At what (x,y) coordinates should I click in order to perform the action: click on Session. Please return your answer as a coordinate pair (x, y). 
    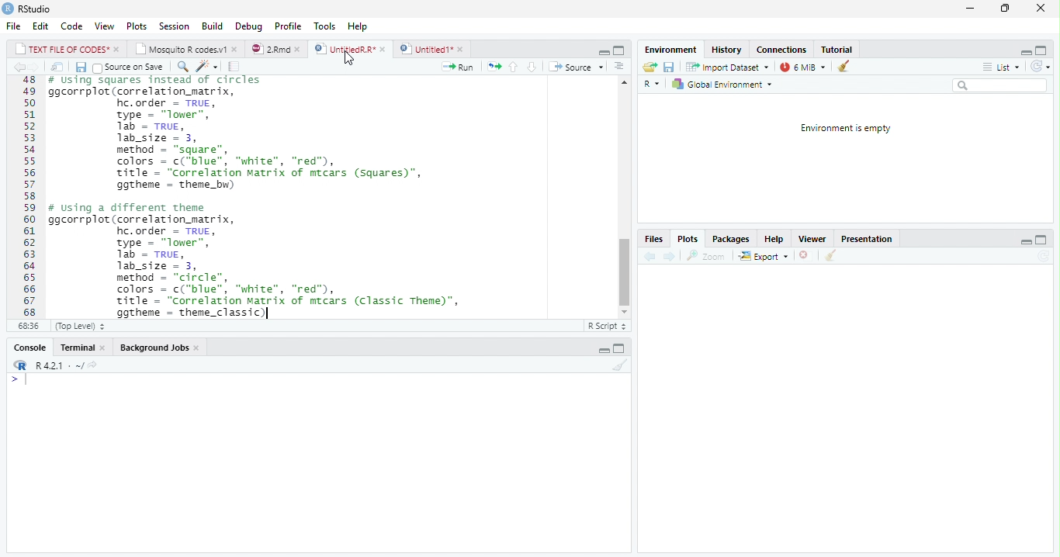
    Looking at the image, I should click on (175, 28).